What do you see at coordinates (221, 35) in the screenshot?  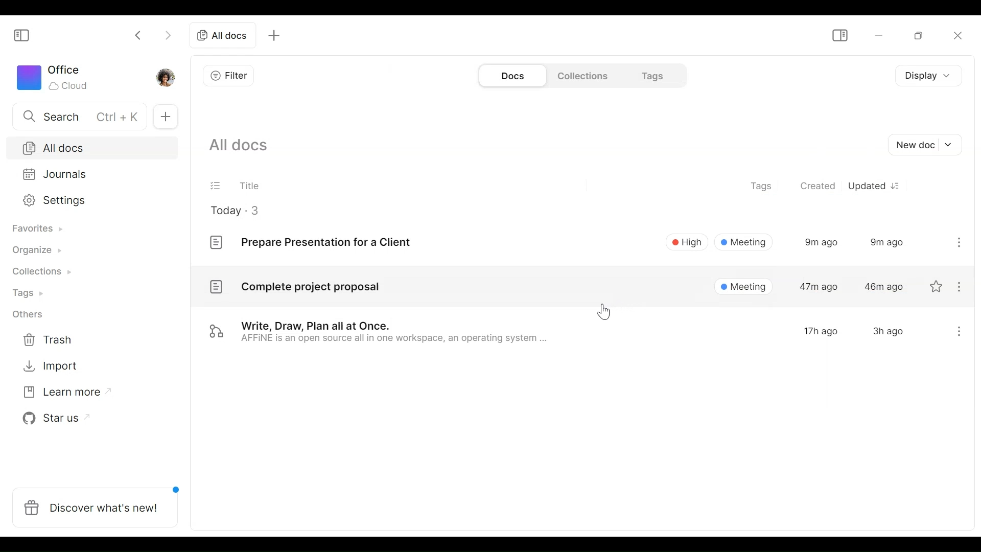 I see `All documents` at bounding box center [221, 35].